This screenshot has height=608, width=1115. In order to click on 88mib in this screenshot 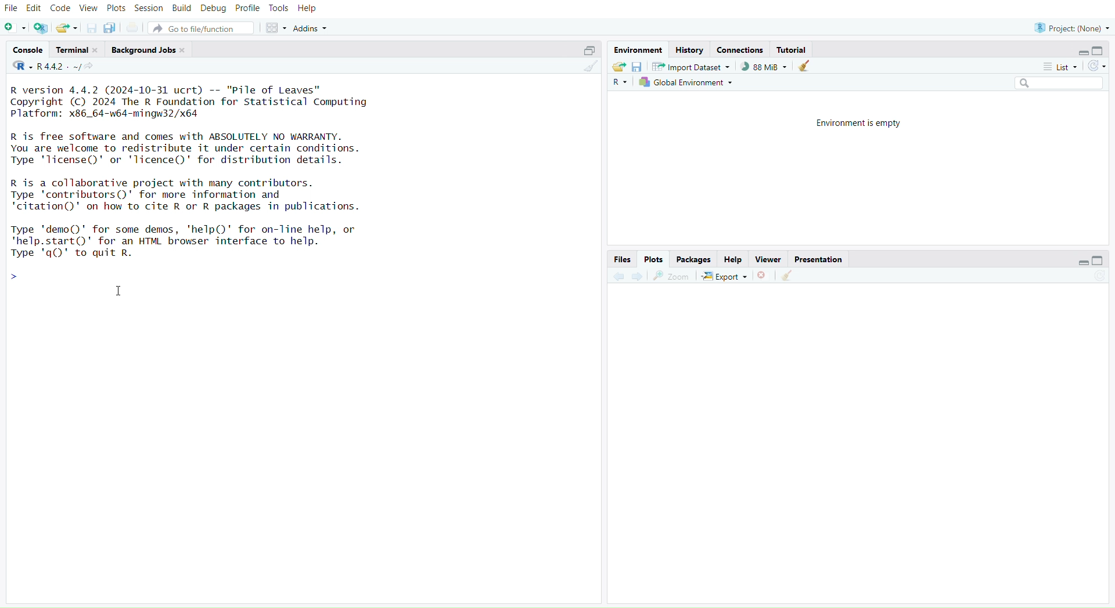, I will do `click(764, 67)`.